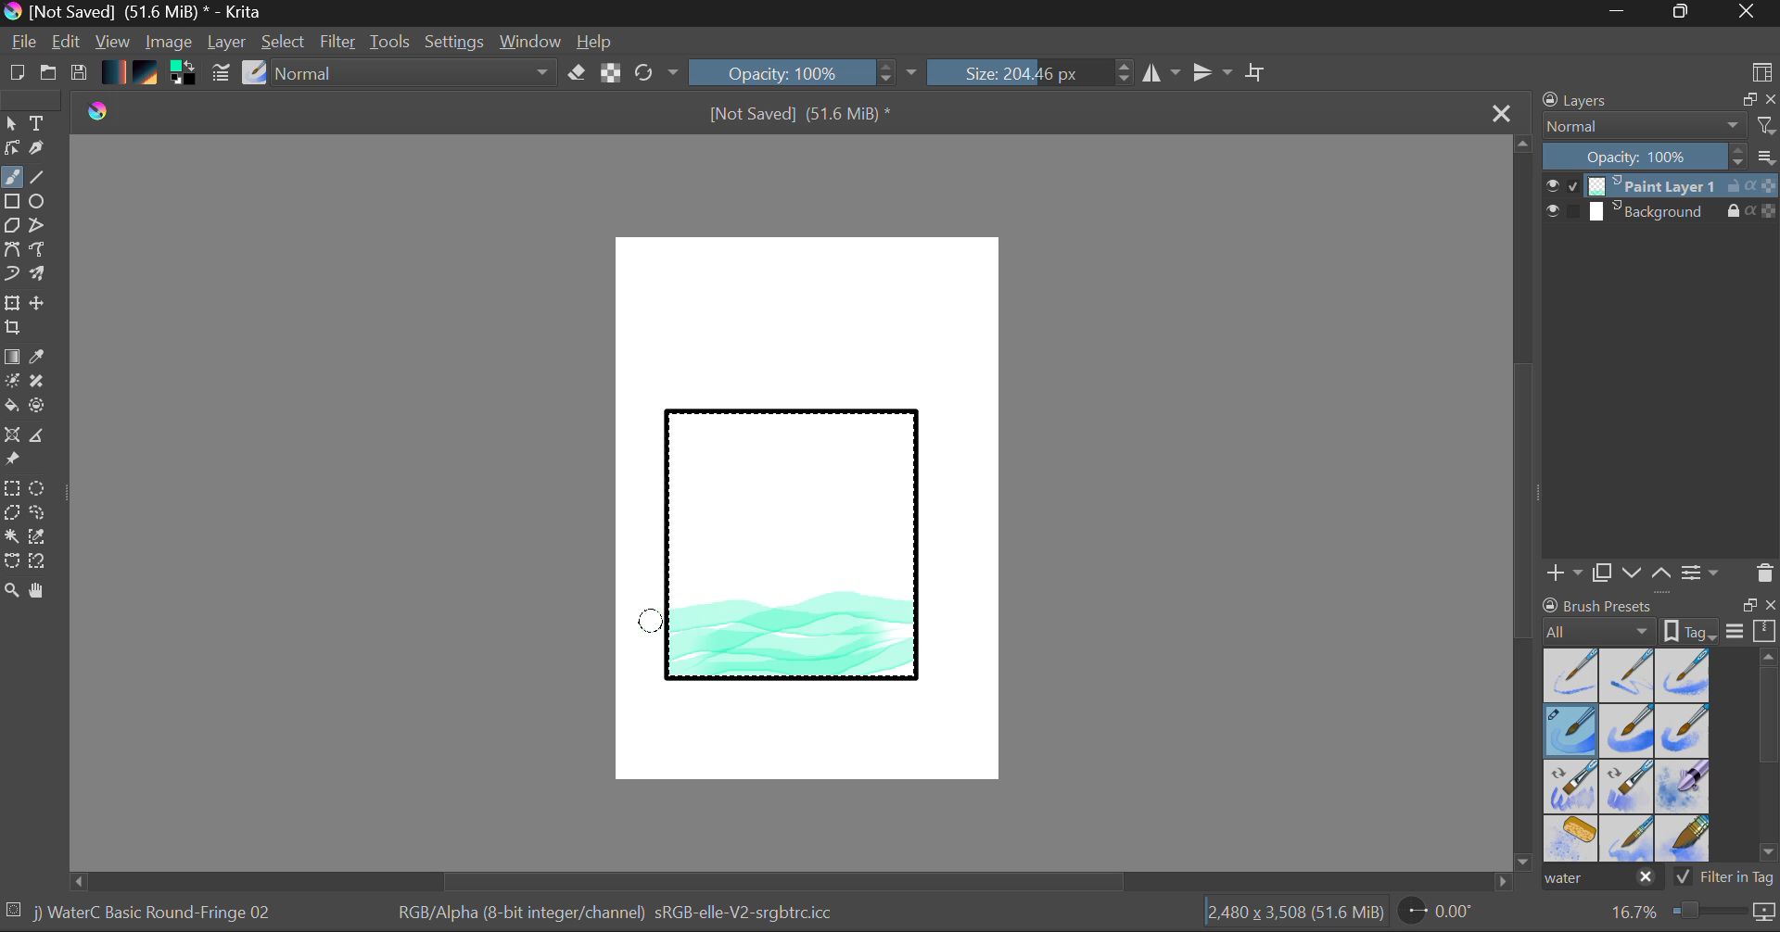  Describe the element at coordinates (219, 74) in the screenshot. I see `Brush Settings` at that location.